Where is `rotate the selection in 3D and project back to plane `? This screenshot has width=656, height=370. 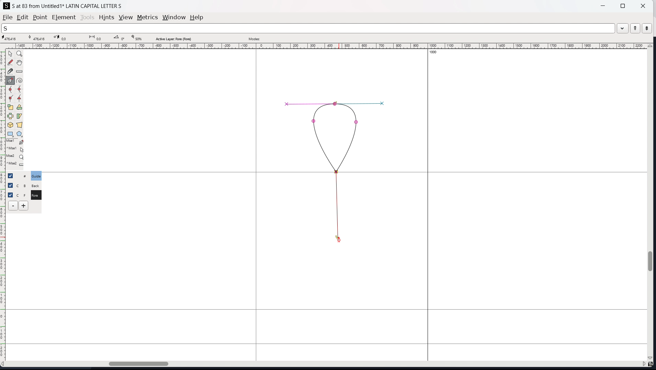
rotate the selection in 3D and project back to plane  is located at coordinates (10, 125).